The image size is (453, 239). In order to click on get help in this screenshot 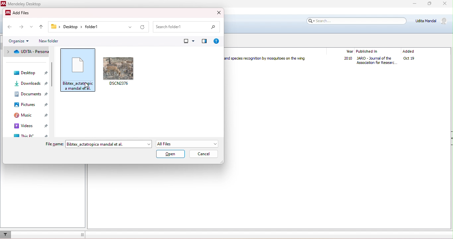, I will do `click(217, 40)`.